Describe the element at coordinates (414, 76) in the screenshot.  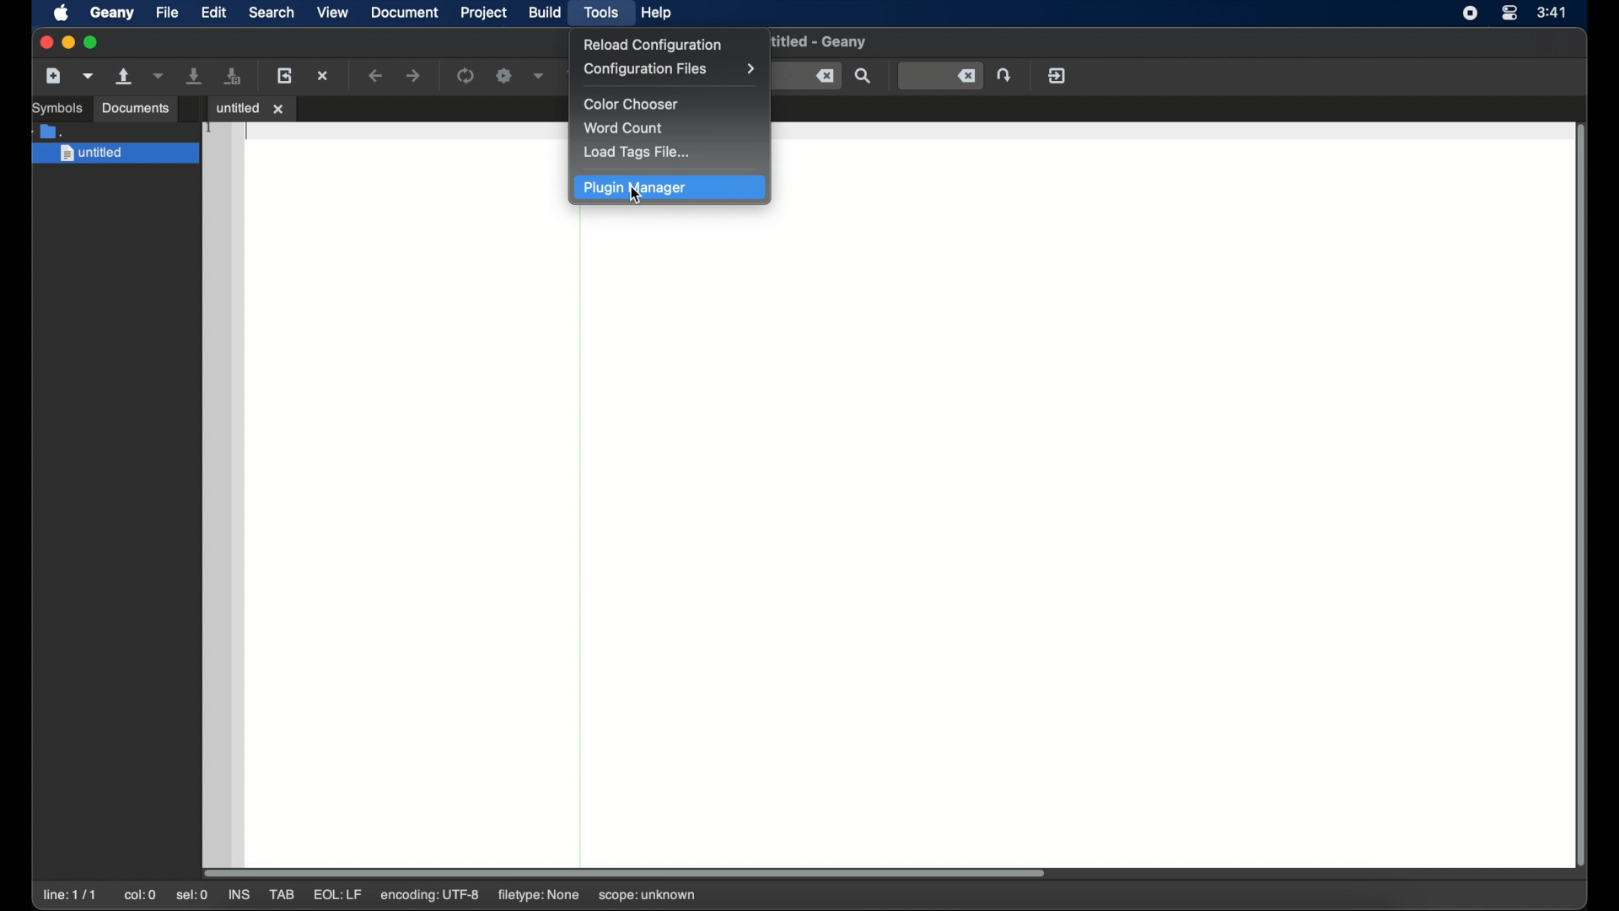
I see `navigate forward a location` at that location.